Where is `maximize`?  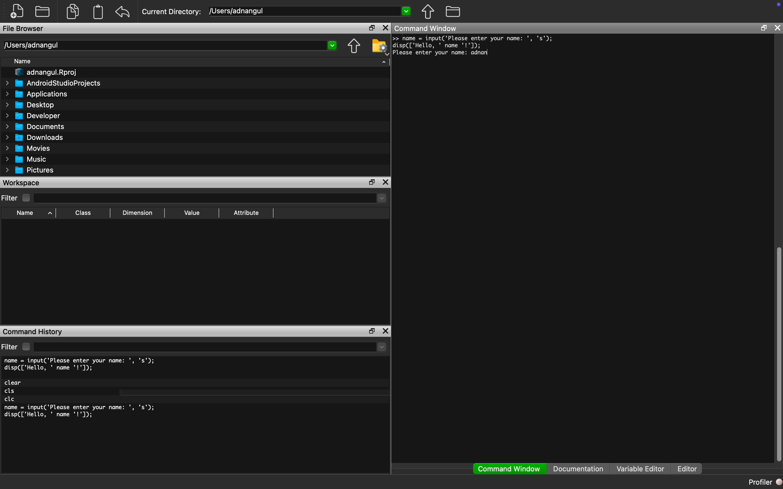 maximize is located at coordinates (370, 27).